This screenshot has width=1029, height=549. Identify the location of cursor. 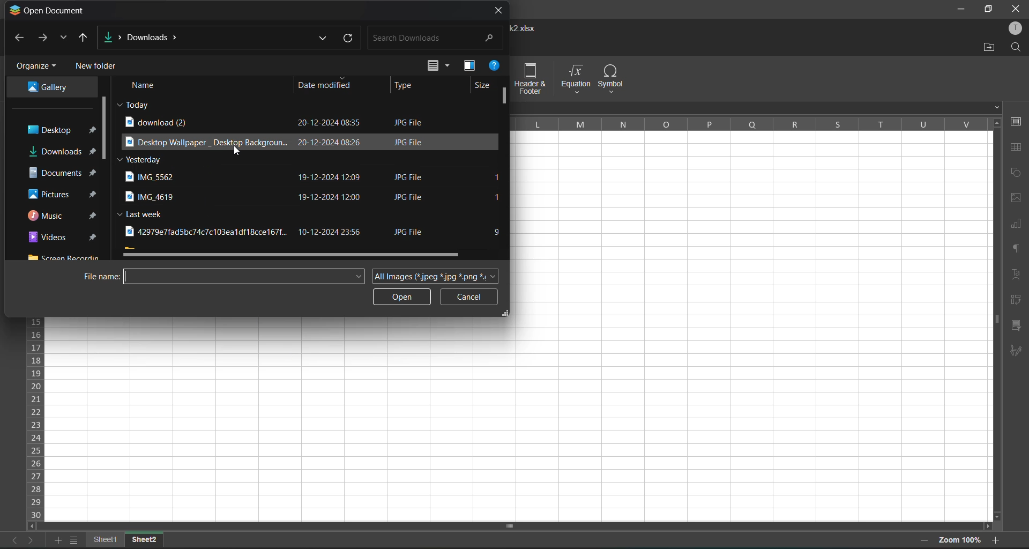
(237, 151).